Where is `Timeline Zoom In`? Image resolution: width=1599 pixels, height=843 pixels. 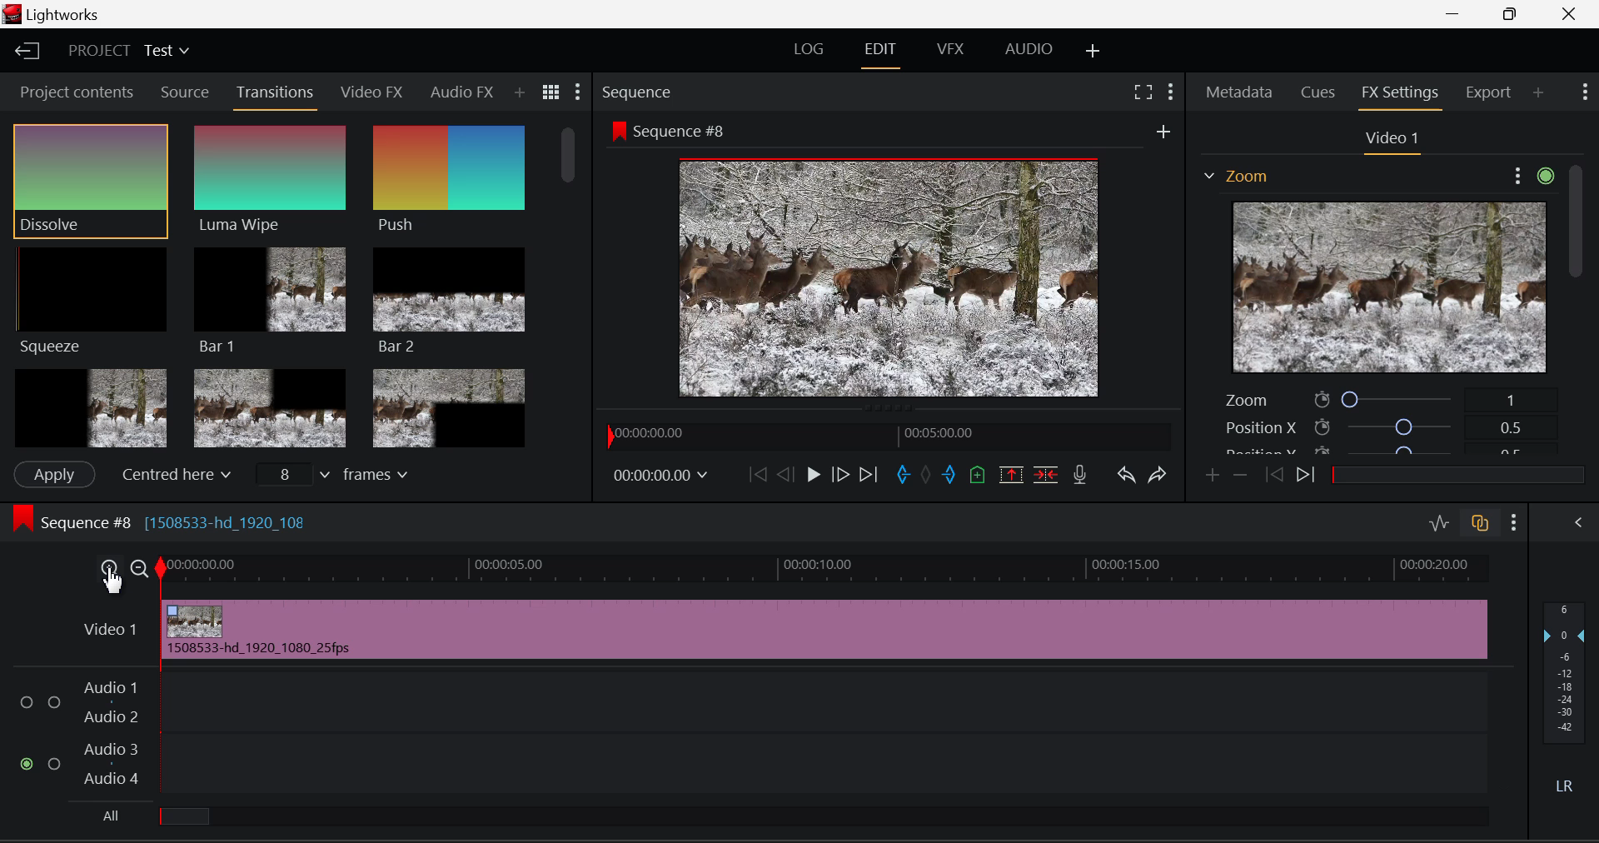 Timeline Zoom In is located at coordinates (106, 571).